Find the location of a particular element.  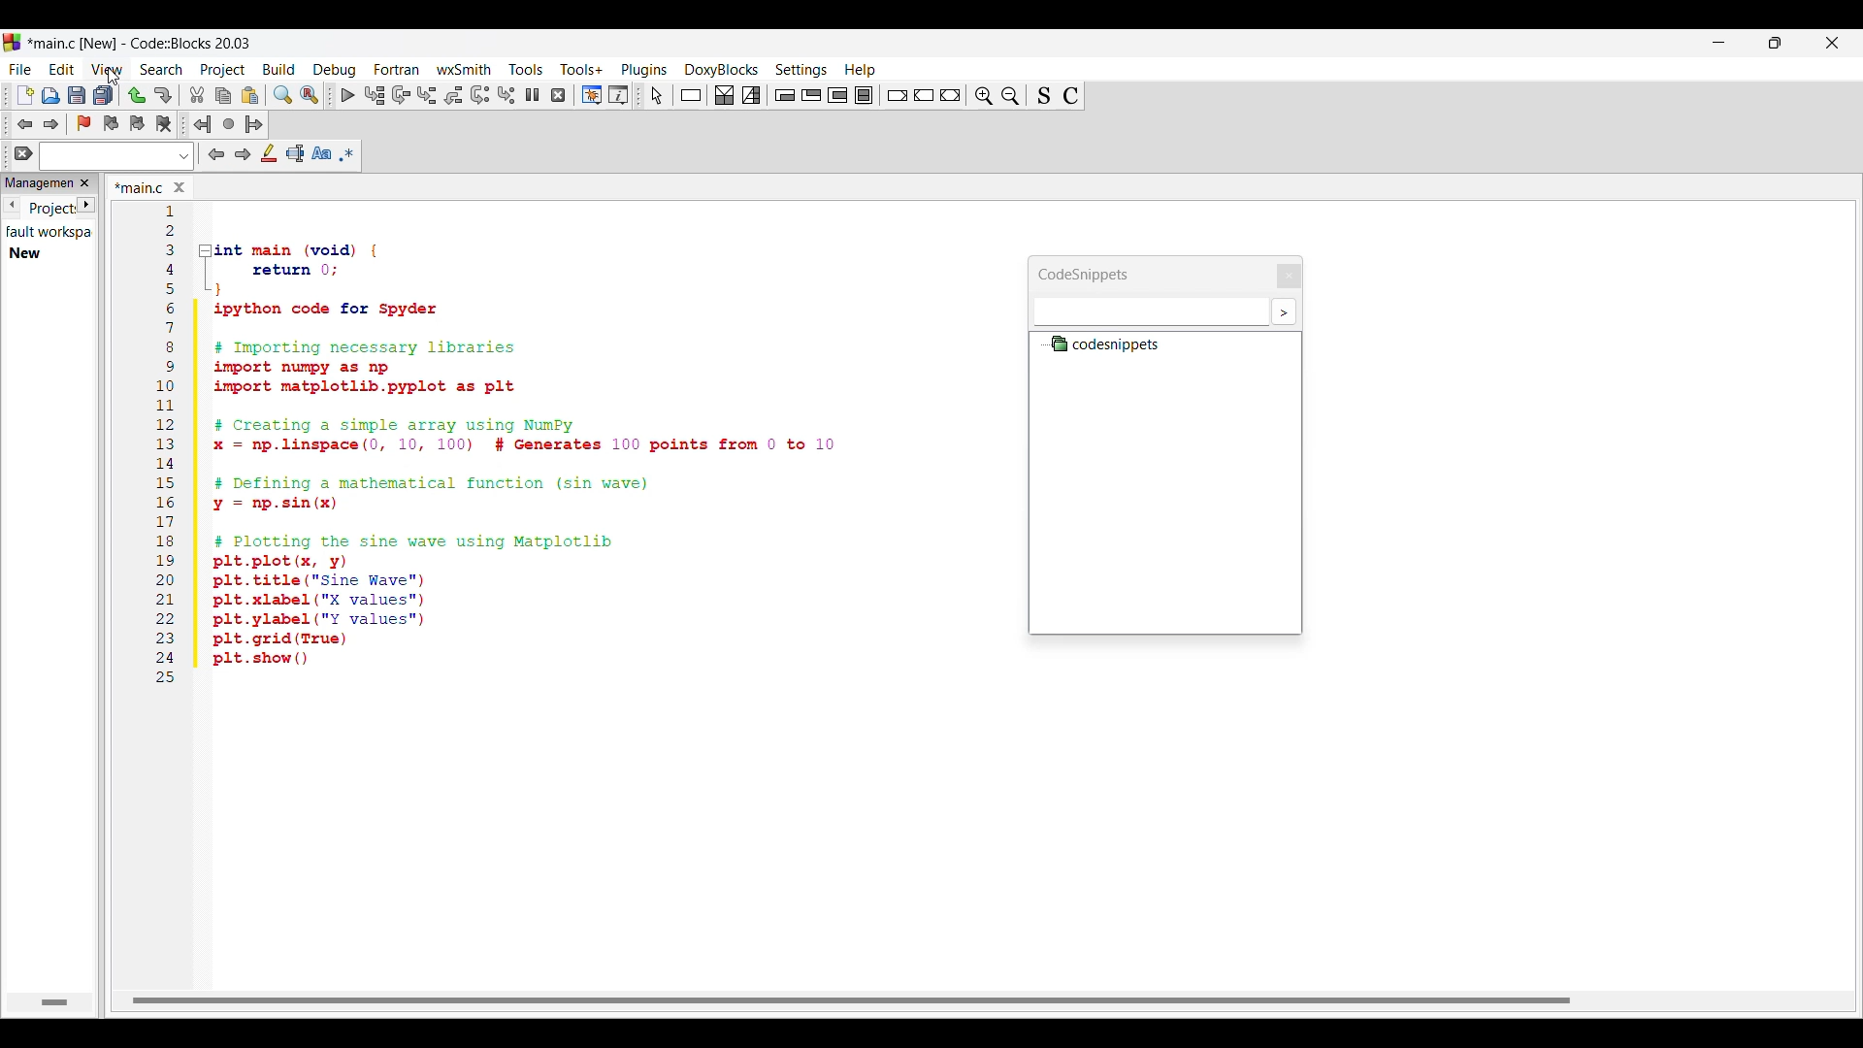

Decision is located at coordinates (724, 95).